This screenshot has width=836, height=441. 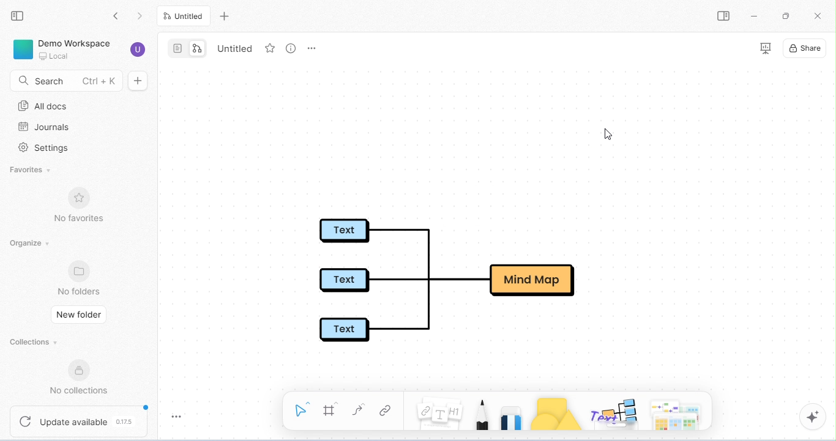 I want to click on settings, so click(x=45, y=147).